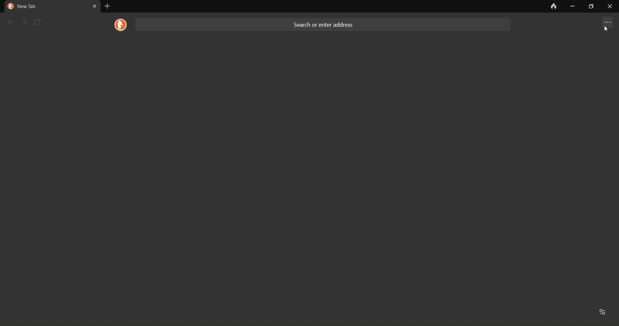  What do you see at coordinates (605, 29) in the screenshot?
I see `cursor` at bounding box center [605, 29].